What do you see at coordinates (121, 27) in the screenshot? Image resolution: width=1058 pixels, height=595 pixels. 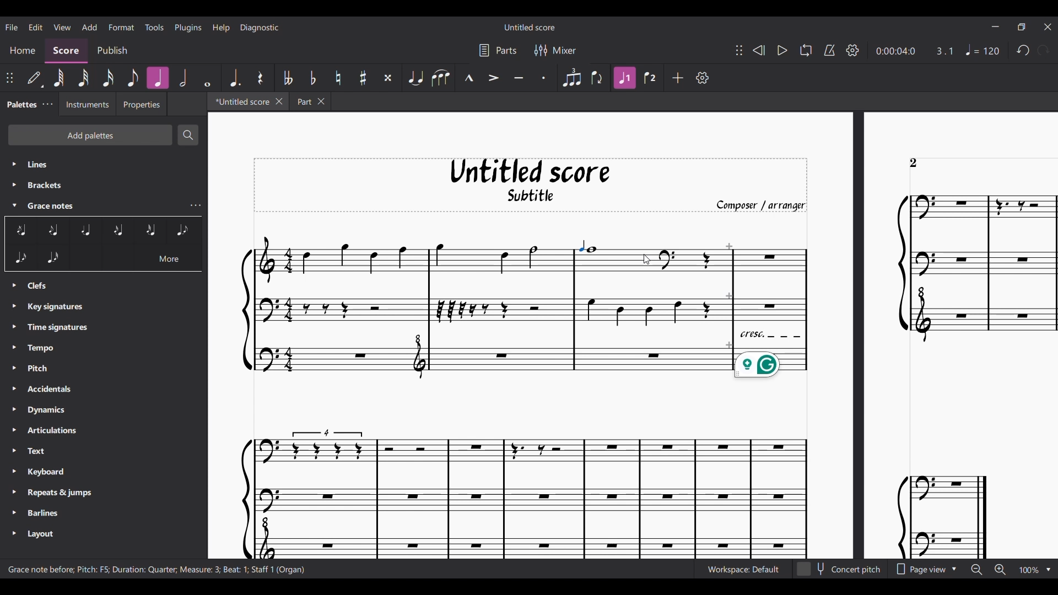 I see `Format menu` at bounding box center [121, 27].